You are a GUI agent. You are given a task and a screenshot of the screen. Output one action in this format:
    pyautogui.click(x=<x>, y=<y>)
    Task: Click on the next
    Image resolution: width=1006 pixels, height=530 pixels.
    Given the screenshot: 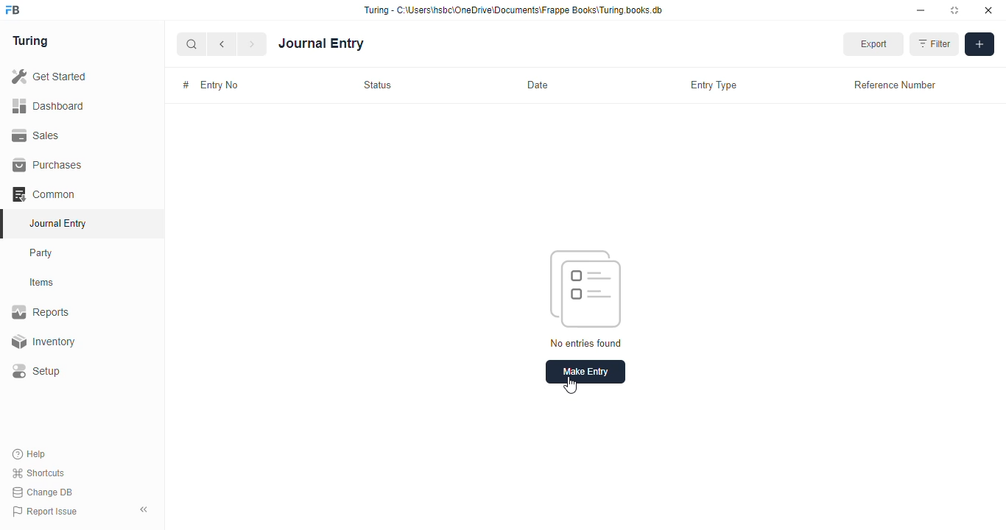 What is the action you would take?
    pyautogui.click(x=253, y=44)
    